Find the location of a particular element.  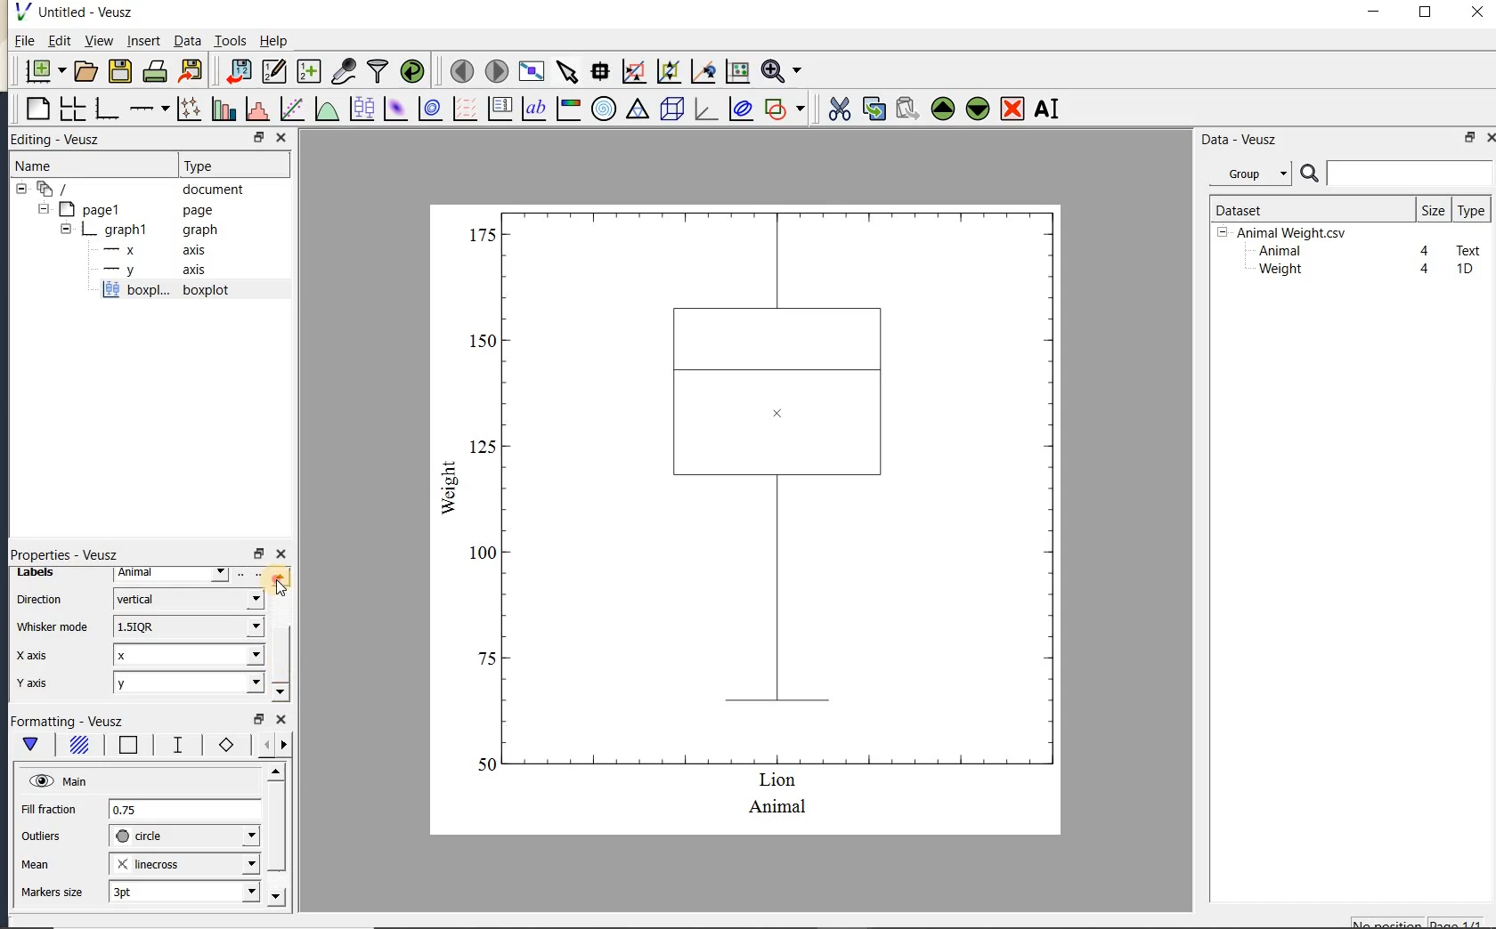

Y axis is located at coordinates (34, 685).